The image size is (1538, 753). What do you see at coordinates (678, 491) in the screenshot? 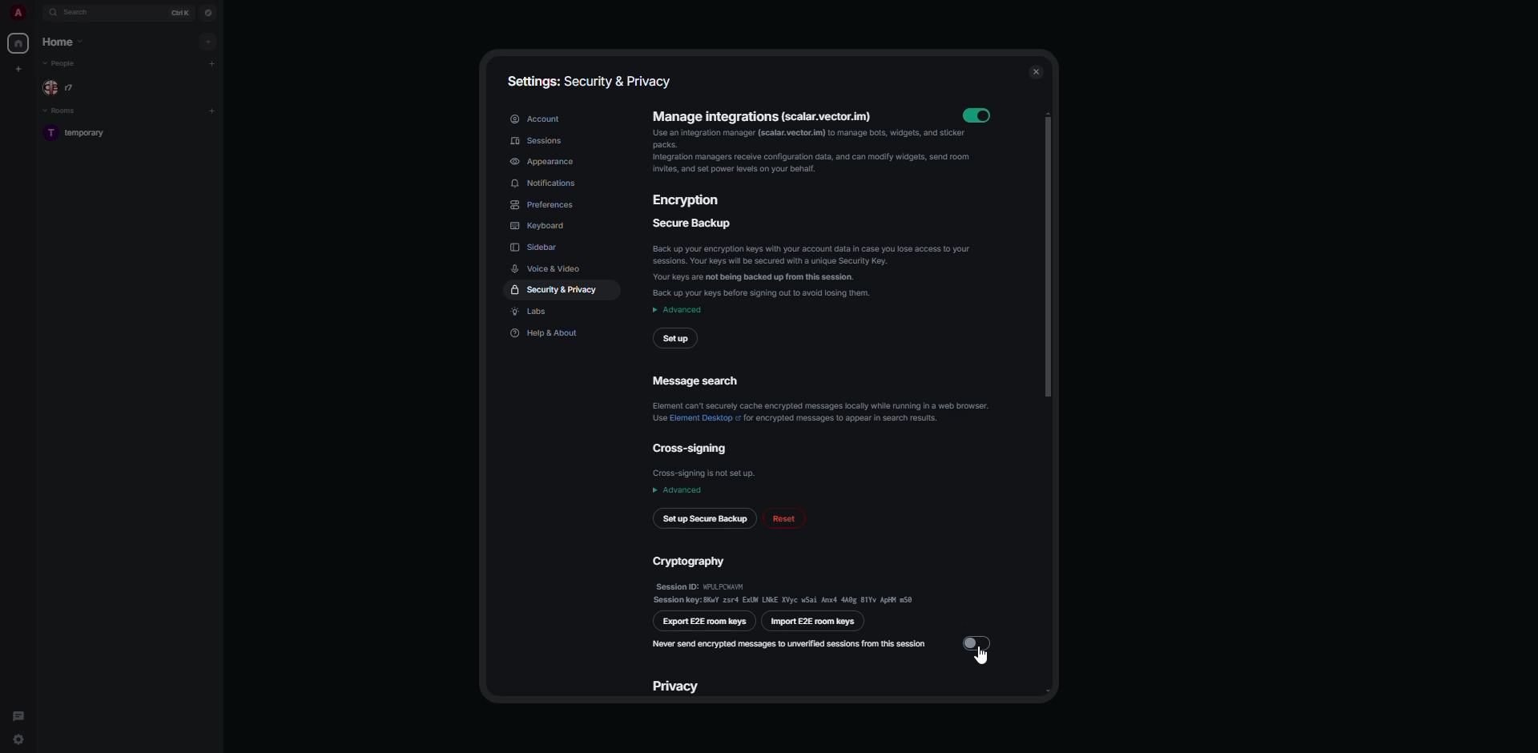
I see `advanced` at bounding box center [678, 491].